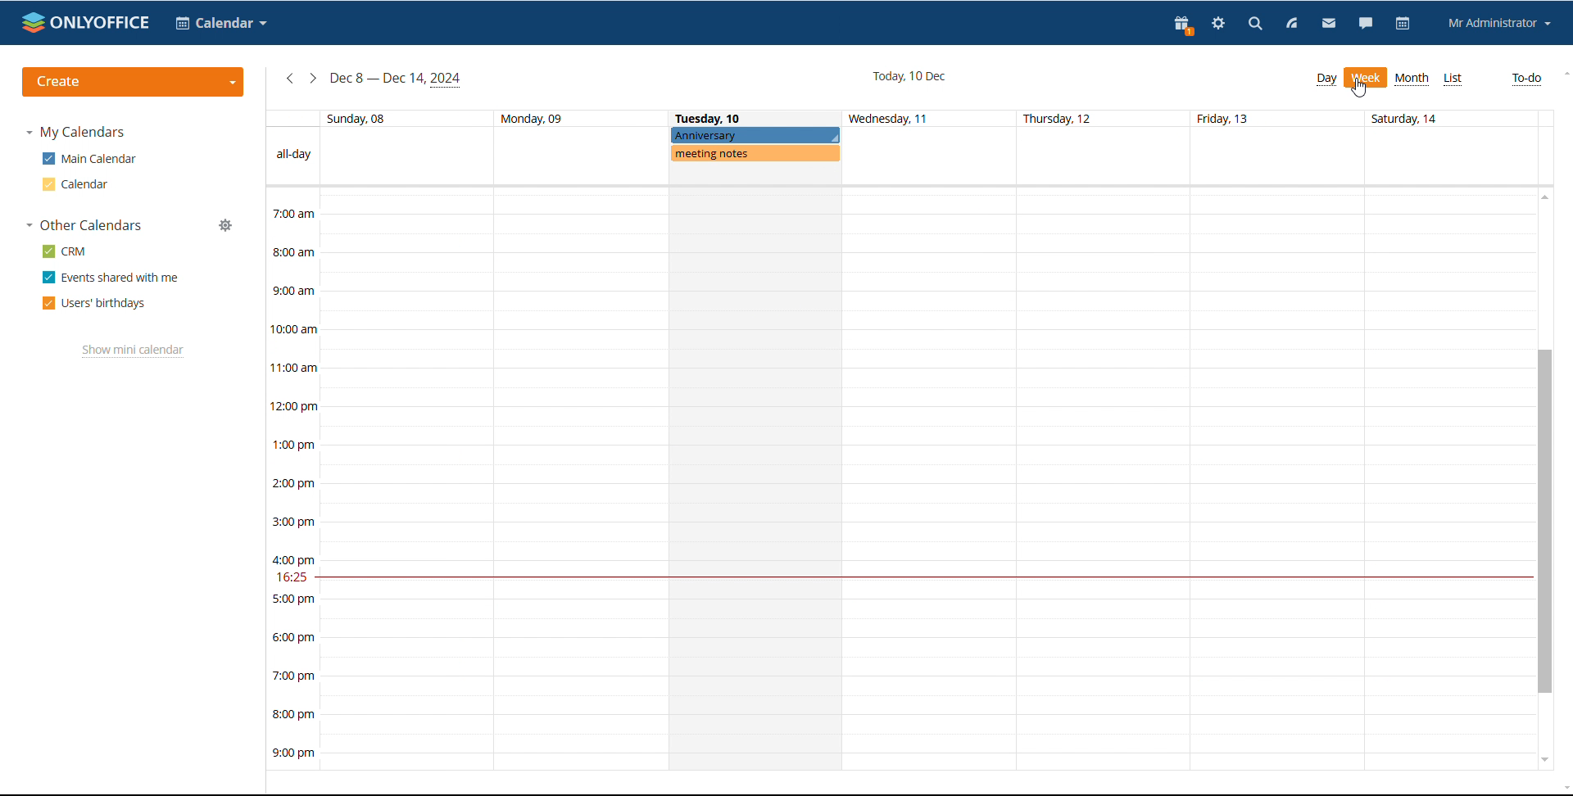 Image resolution: width=1573 pixels, height=796 pixels. I want to click on scroll up, so click(1563, 75).